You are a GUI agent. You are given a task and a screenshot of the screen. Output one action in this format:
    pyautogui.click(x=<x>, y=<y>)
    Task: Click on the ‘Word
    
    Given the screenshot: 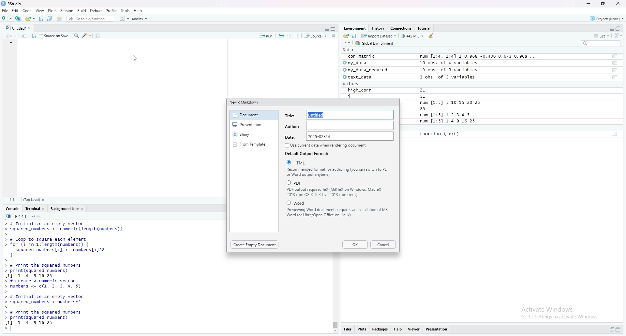 What is the action you would take?
    pyautogui.click(x=299, y=203)
    